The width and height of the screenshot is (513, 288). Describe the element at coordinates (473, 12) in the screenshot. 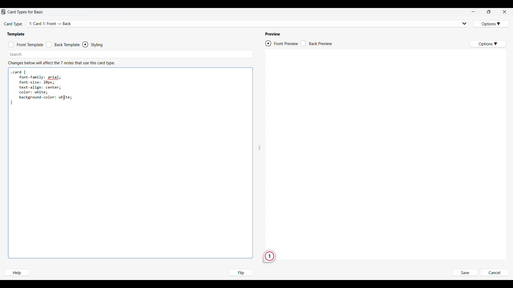

I see `Minimize` at that location.